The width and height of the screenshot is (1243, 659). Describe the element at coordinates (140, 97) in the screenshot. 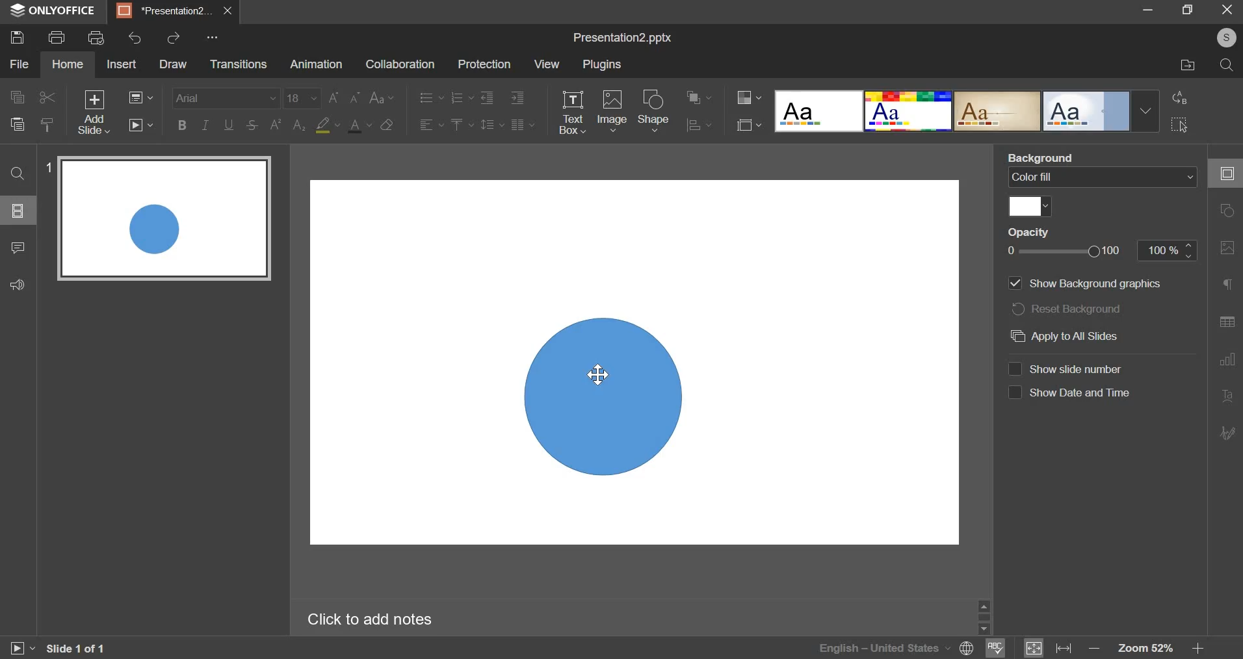

I see `change slide layout` at that location.